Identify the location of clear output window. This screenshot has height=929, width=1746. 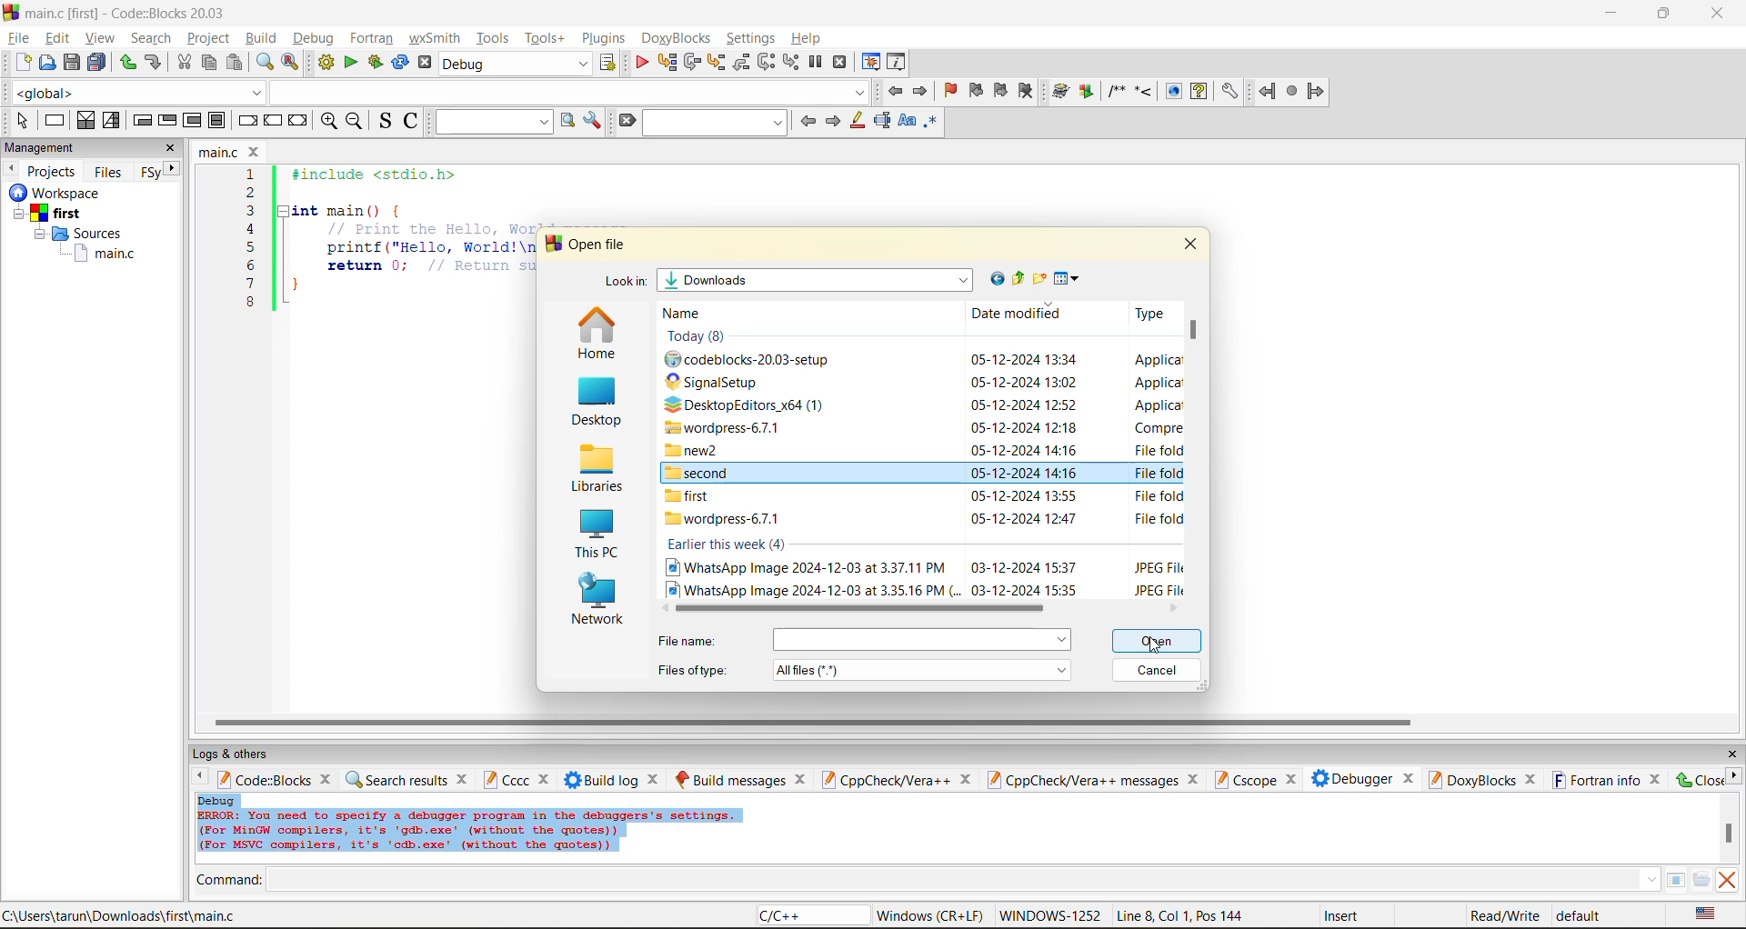
(1726, 879).